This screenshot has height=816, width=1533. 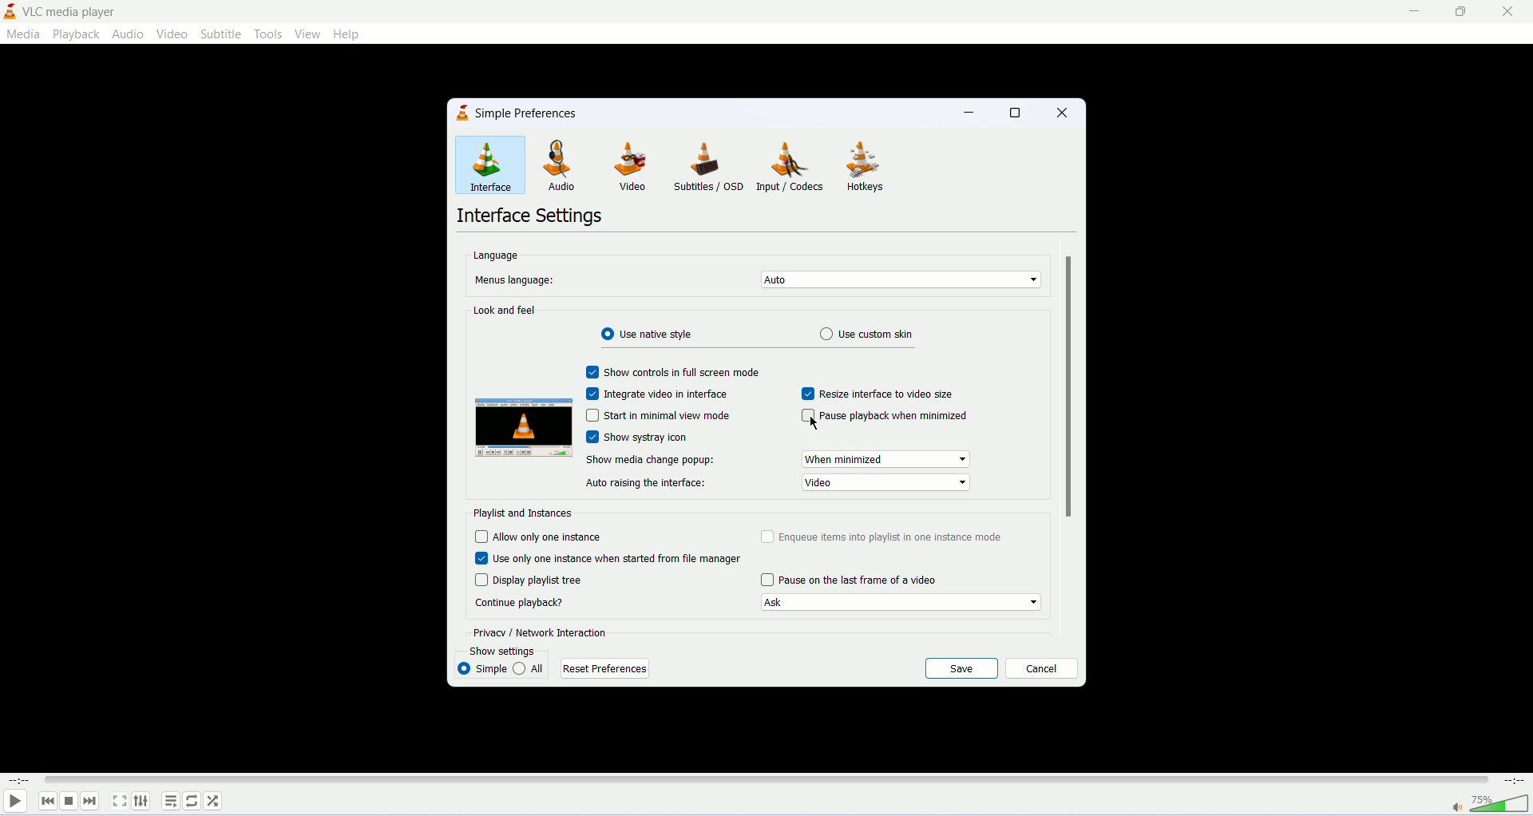 What do you see at coordinates (1043, 669) in the screenshot?
I see `cancel` at bounding box center [1043, 669].